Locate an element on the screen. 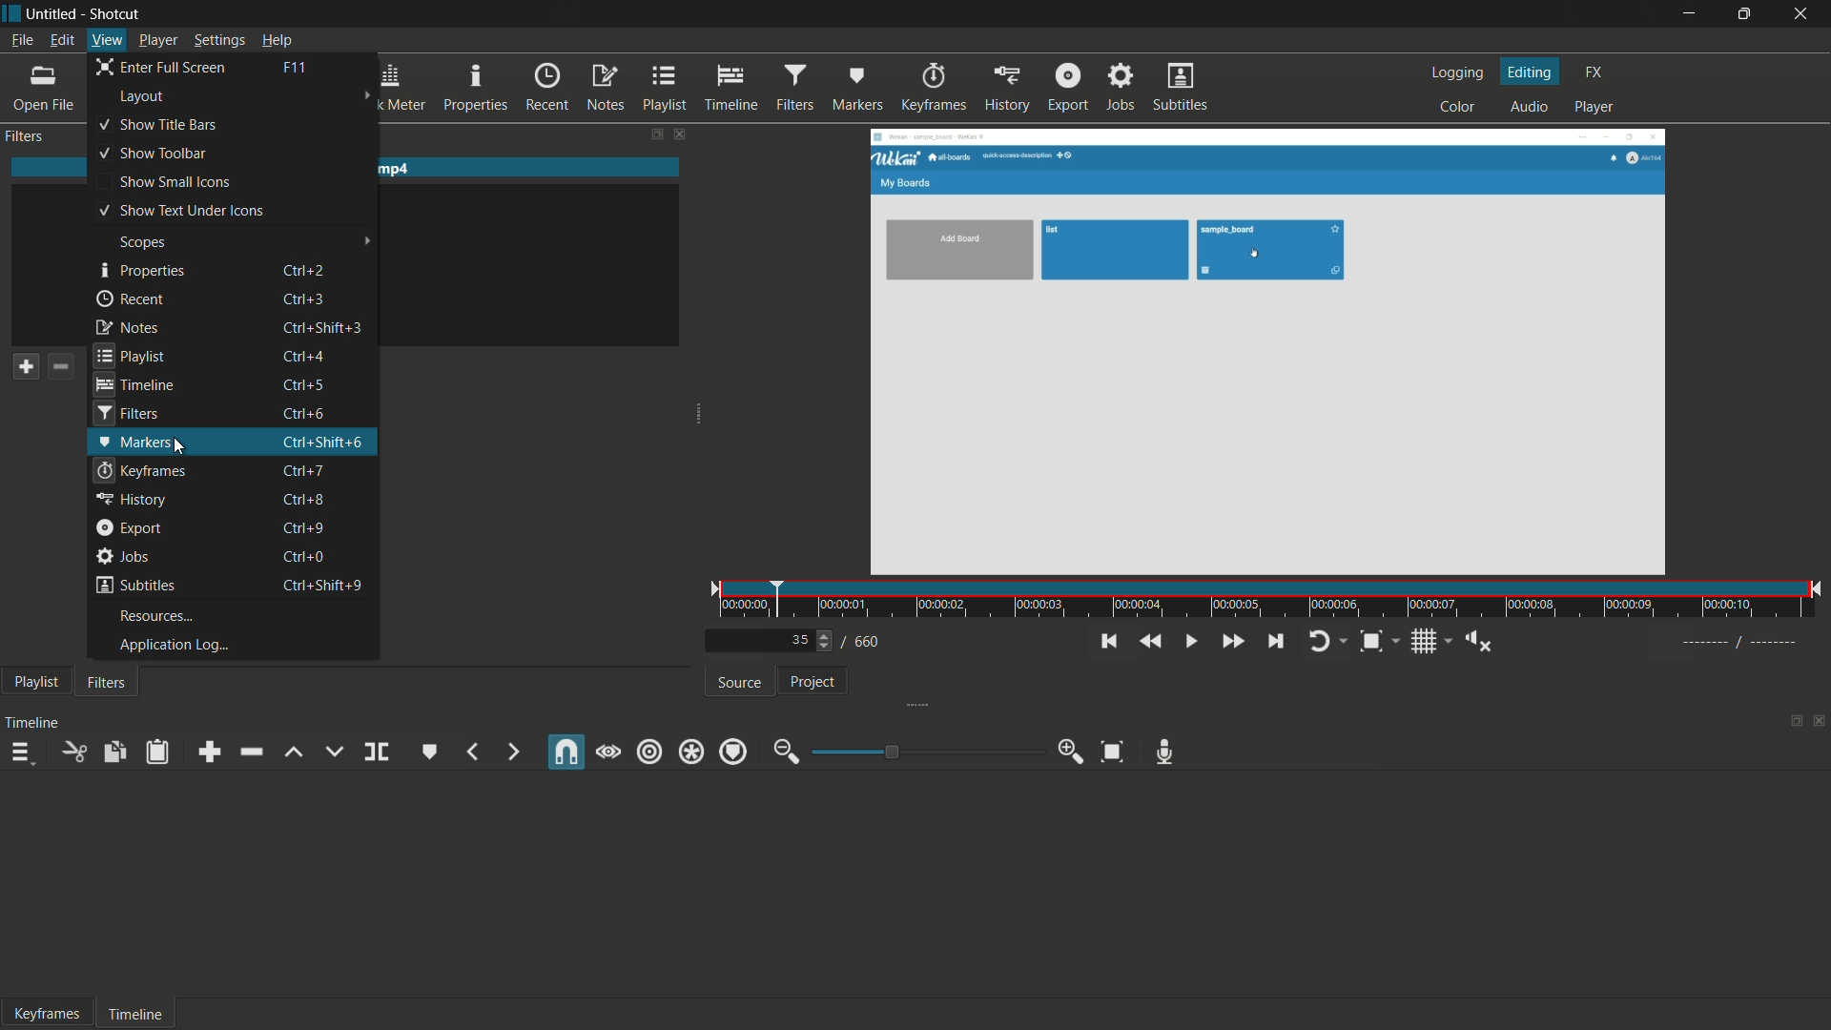  toggle grid is located at coordinates (1426, 644).